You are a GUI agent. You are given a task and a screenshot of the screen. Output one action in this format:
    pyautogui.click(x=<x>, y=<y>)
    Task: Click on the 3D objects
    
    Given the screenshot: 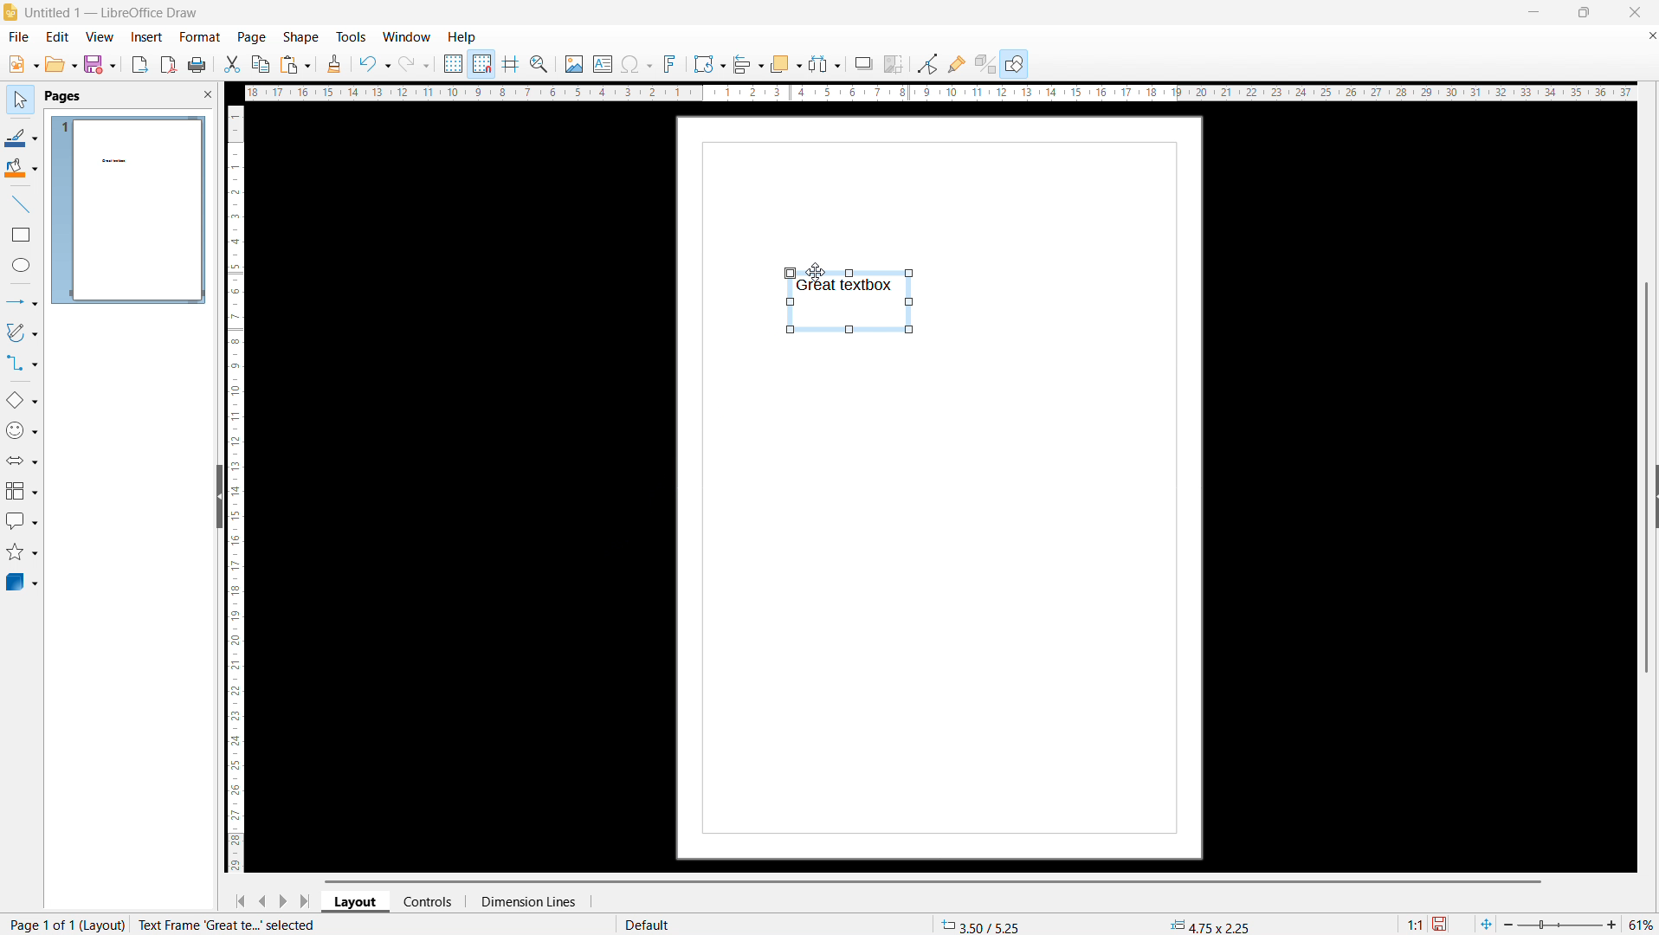 What is the action you would take?
    pyautogui.click(x=23, y=583)
    